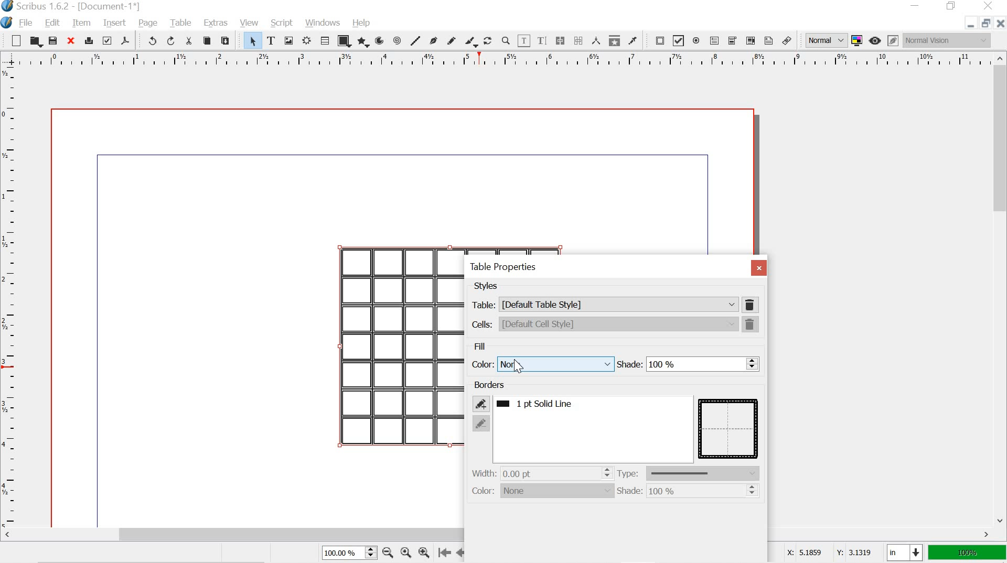 The image size is (1007, 563). Describe the element at coordinates (542, 491) in the screenshot. I see `color: None` at that location.